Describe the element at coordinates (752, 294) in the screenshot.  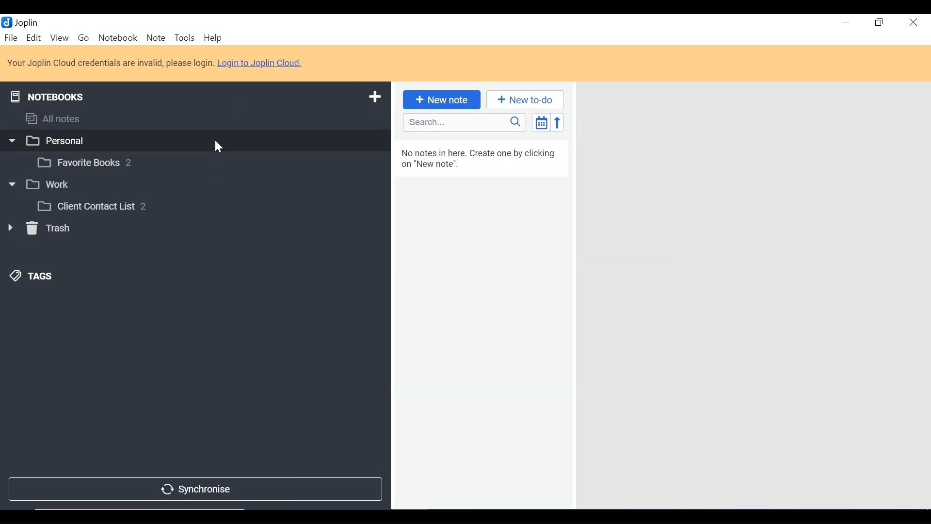
I see `Note View` at that location.